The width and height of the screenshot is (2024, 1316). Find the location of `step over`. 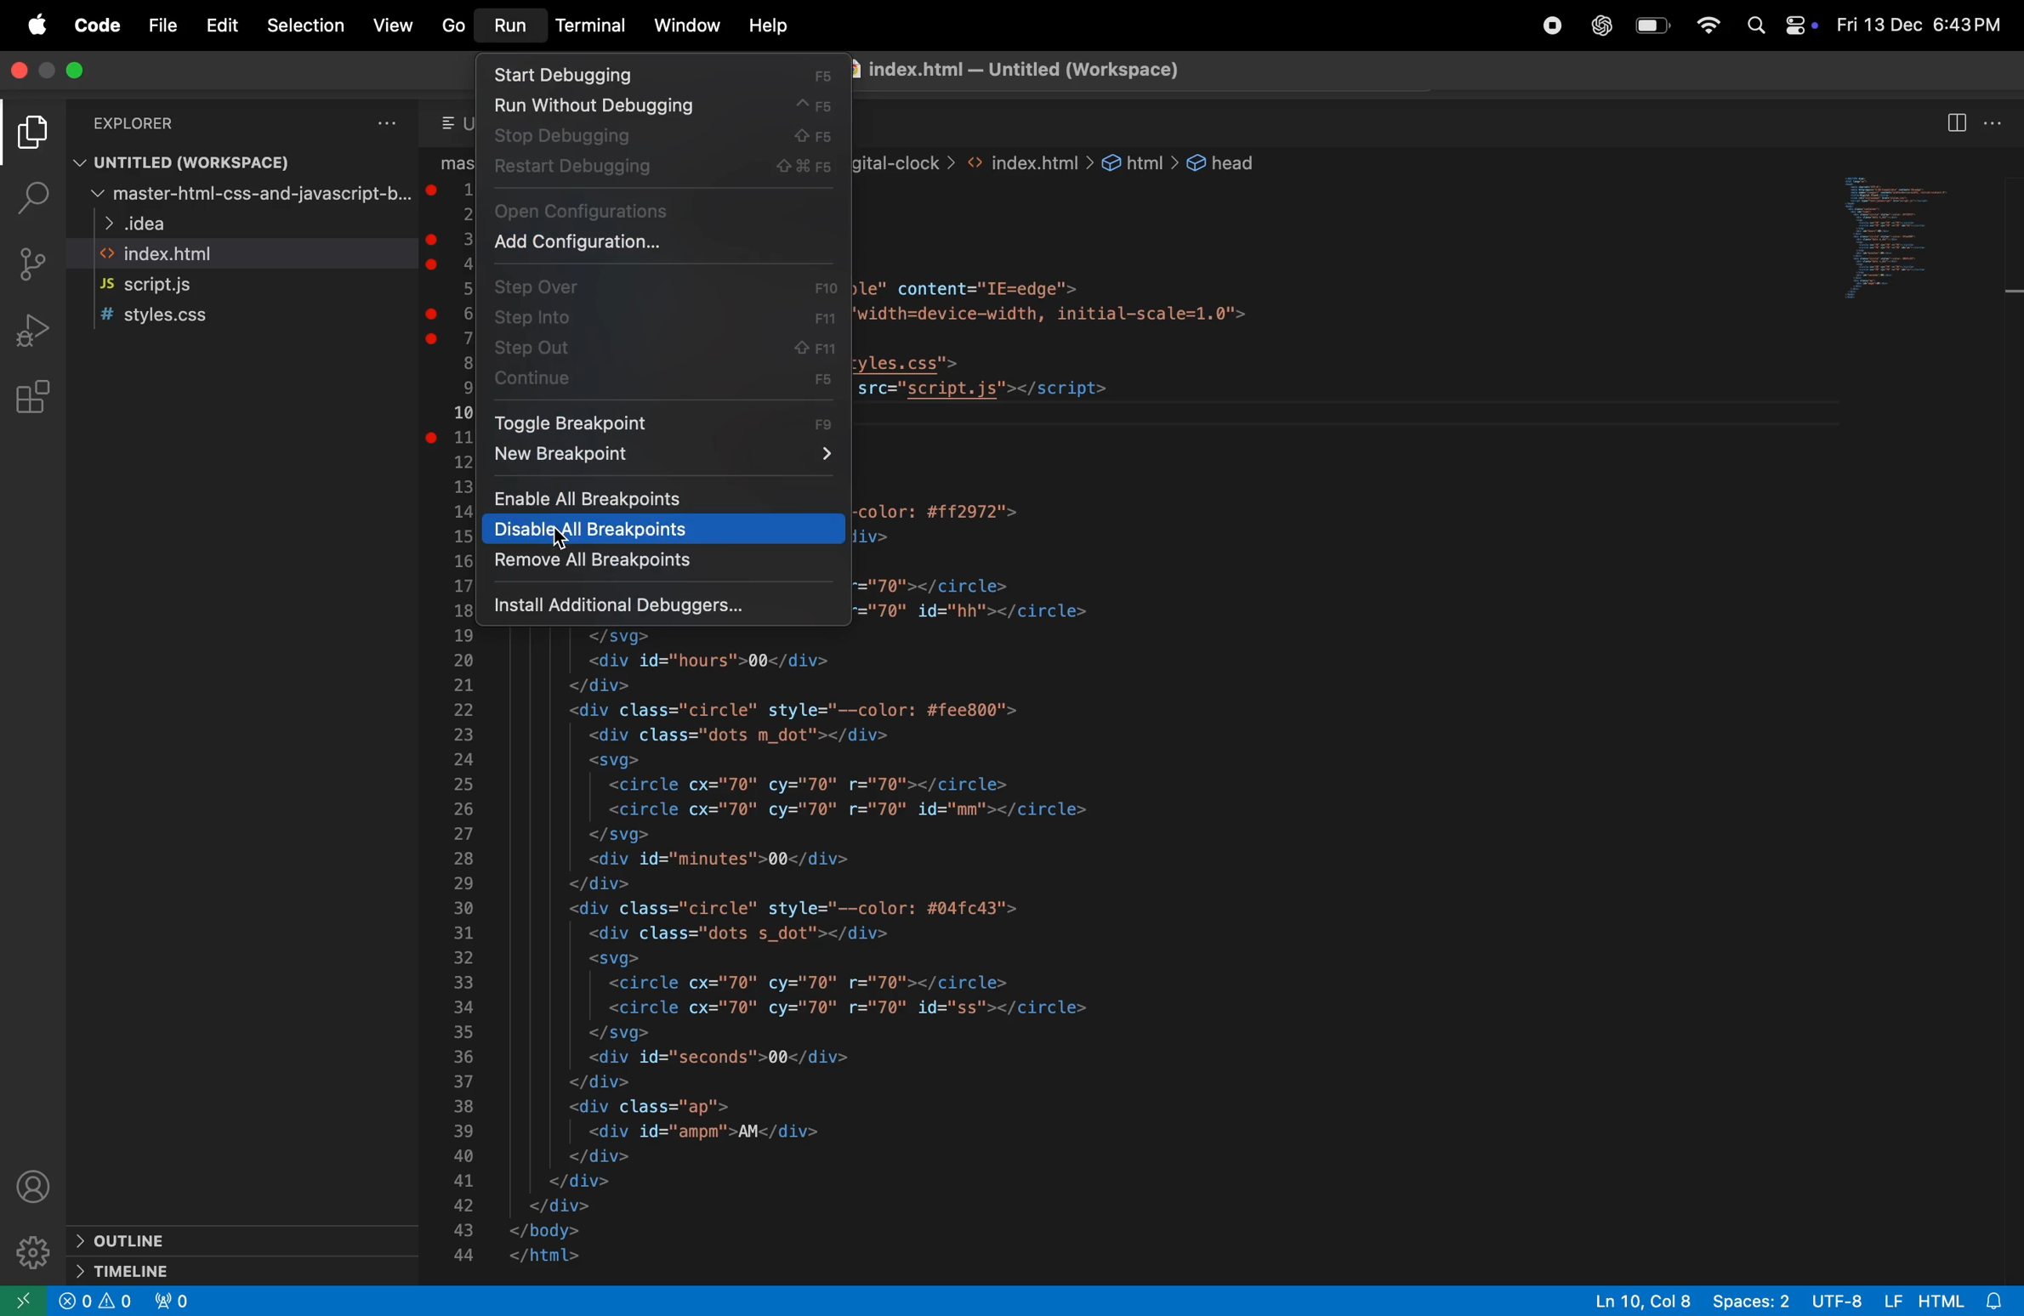

step over is located at coordinates (672, 285).